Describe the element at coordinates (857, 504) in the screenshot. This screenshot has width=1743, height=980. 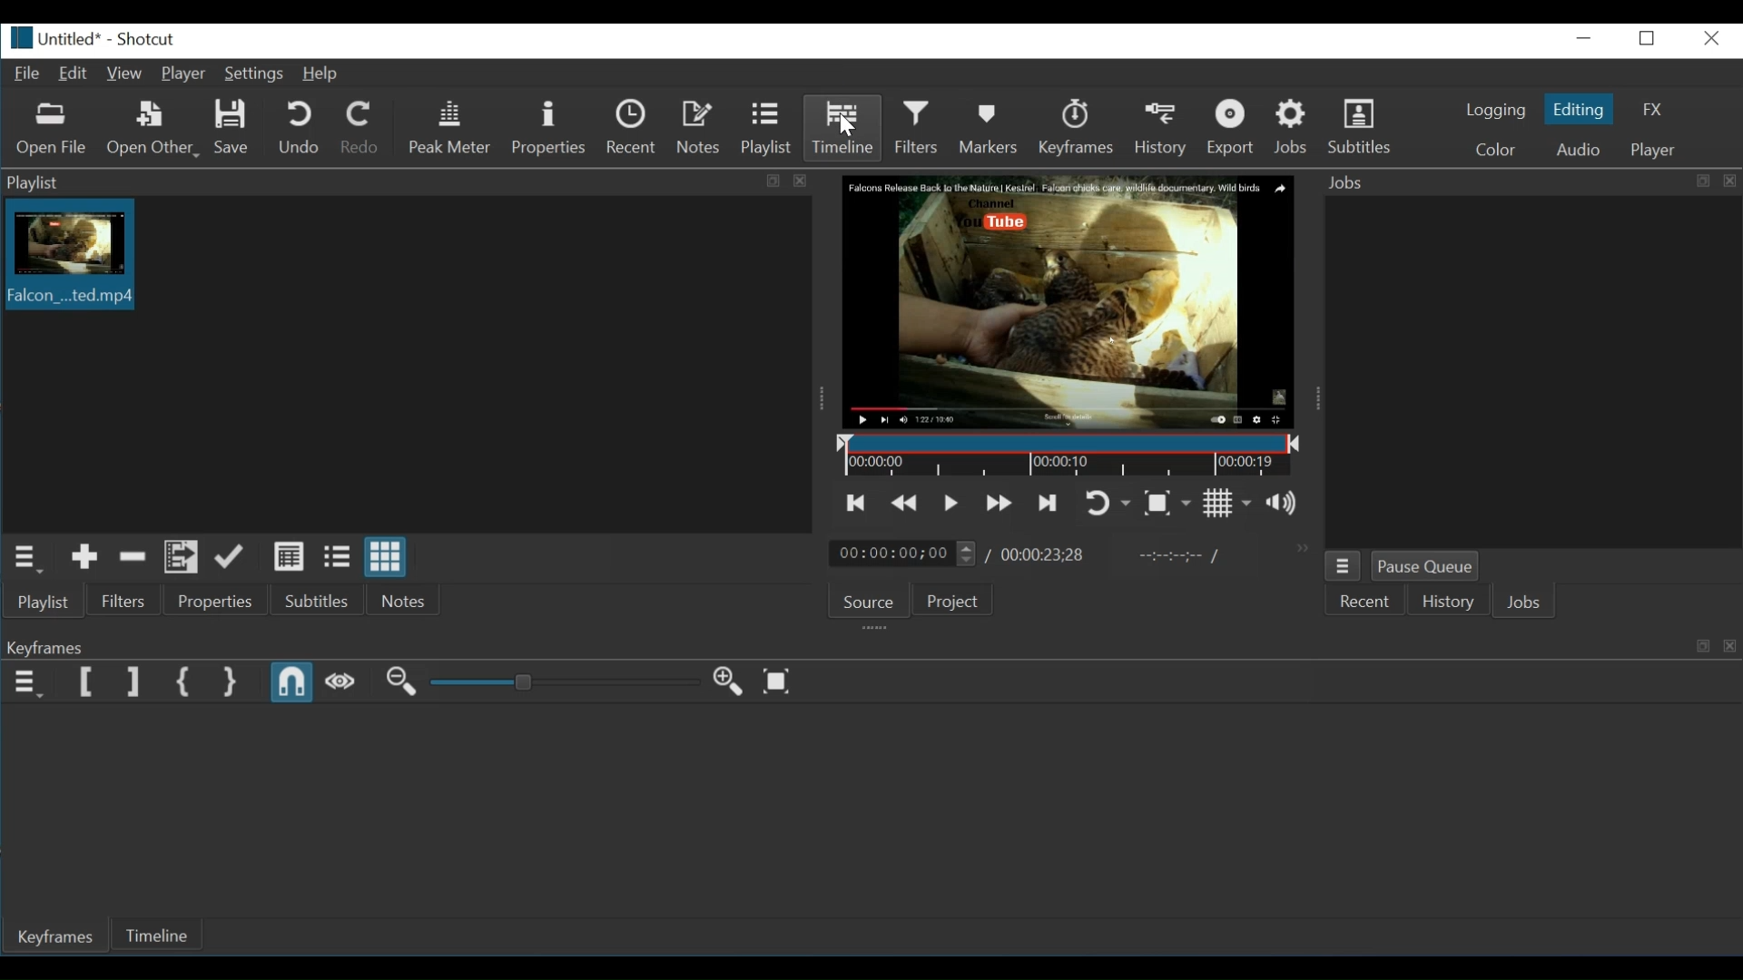
I see `Skip to the previous point` at that location.